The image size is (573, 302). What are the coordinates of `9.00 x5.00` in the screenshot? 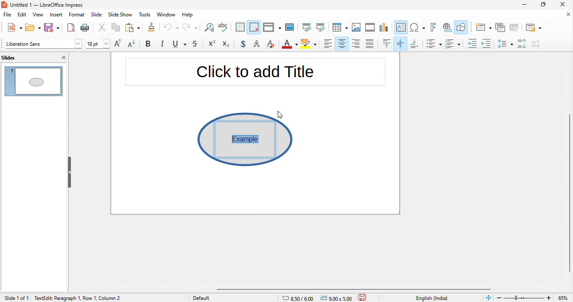 It's located at (338, 297).